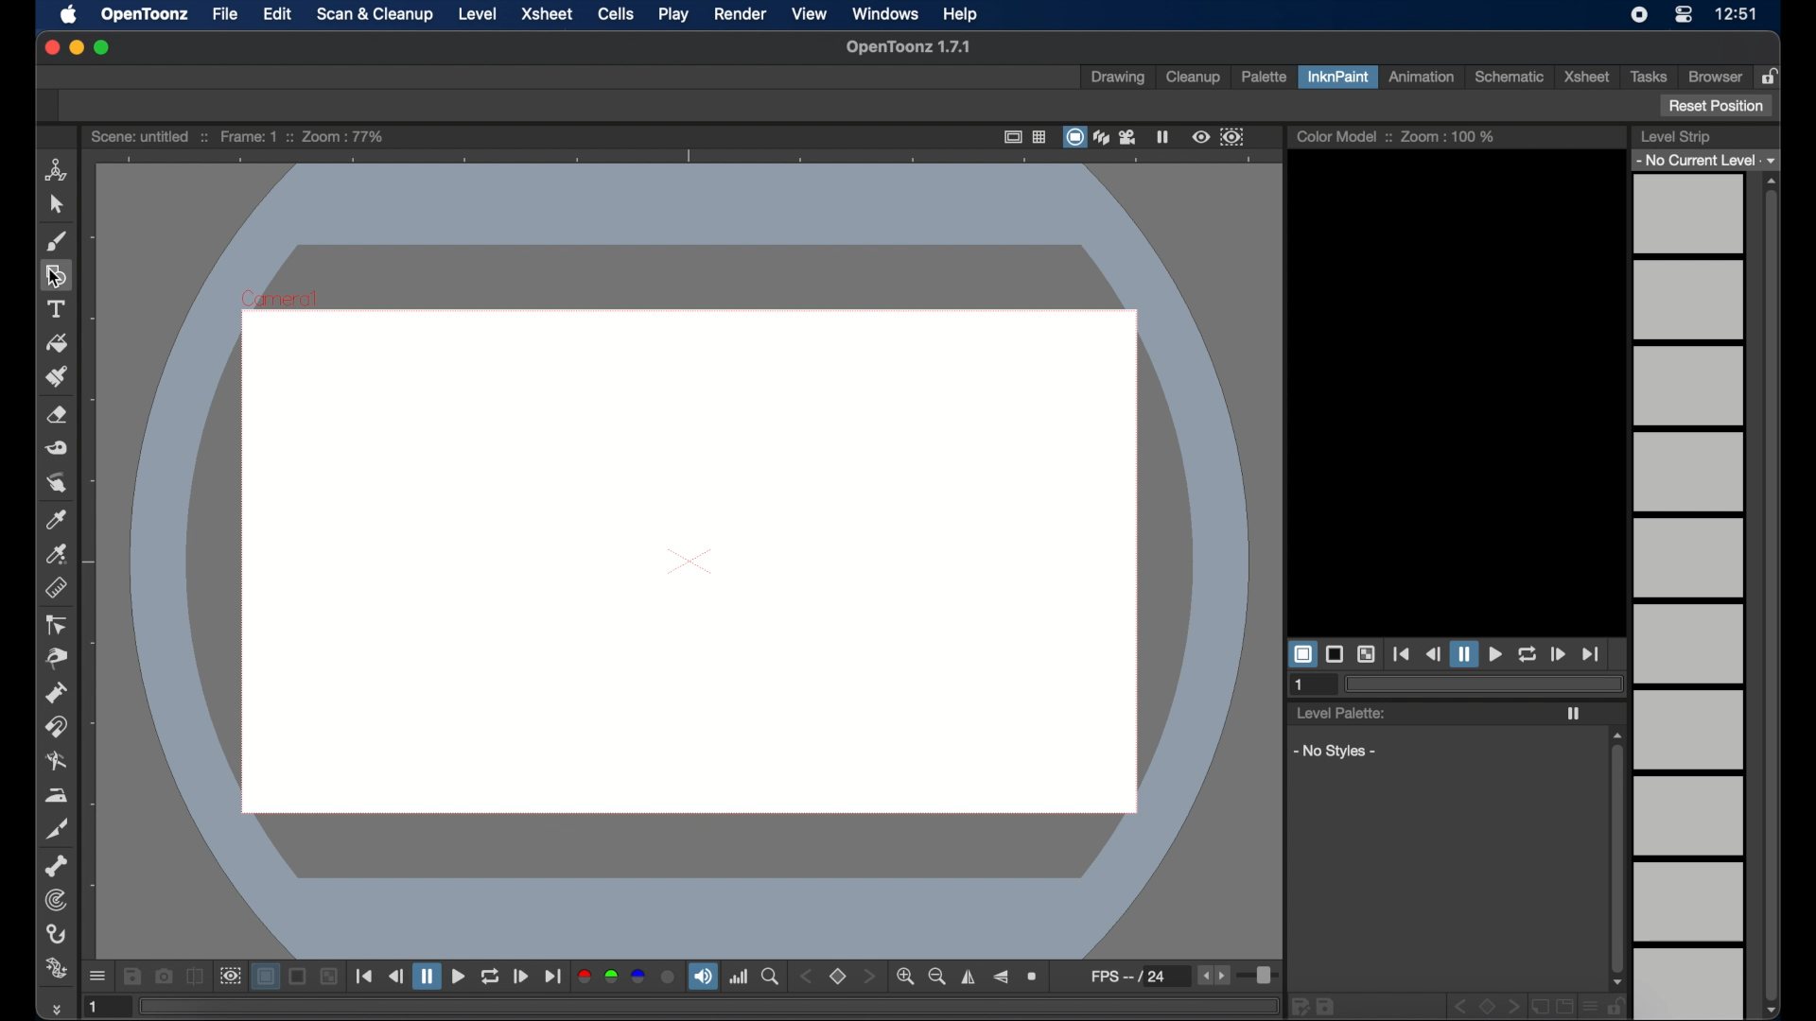  I want to click on repeat, so click(489, 978).